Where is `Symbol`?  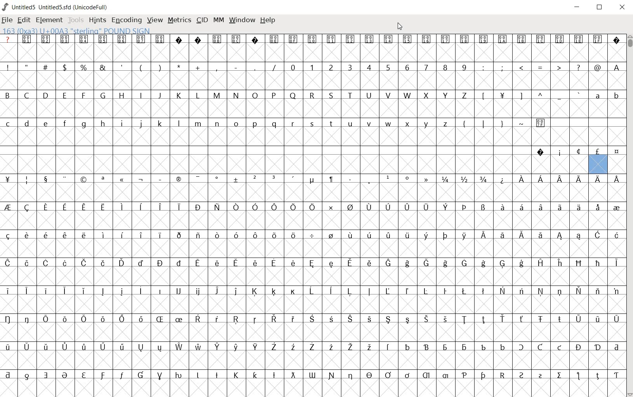
Symbol is located at coordinates (103, 262).